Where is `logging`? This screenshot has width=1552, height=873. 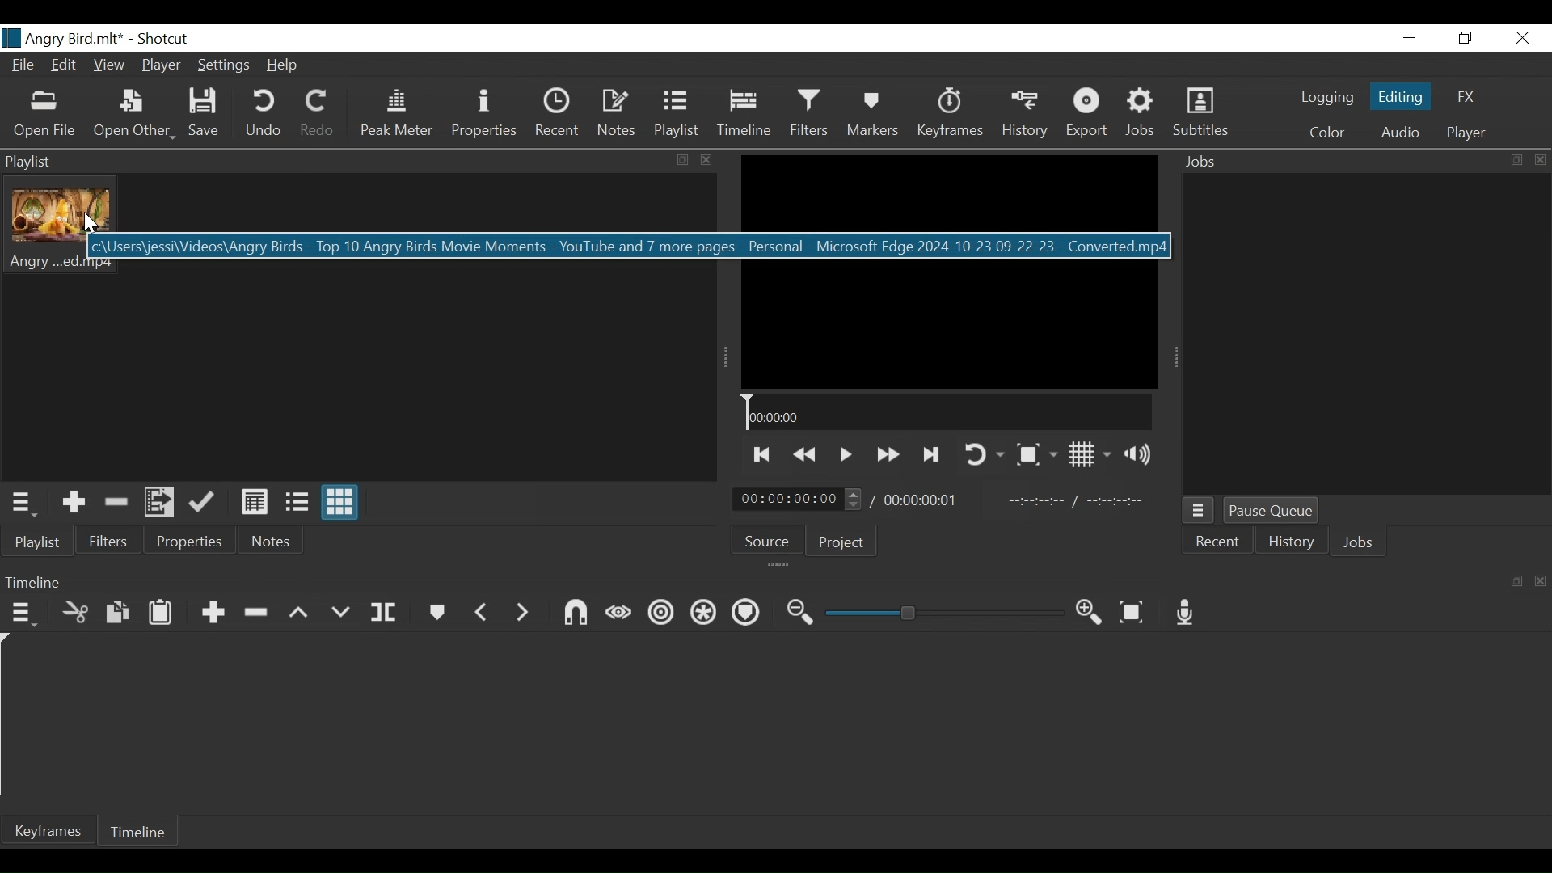
logging is located at coordinates (1328, 98).